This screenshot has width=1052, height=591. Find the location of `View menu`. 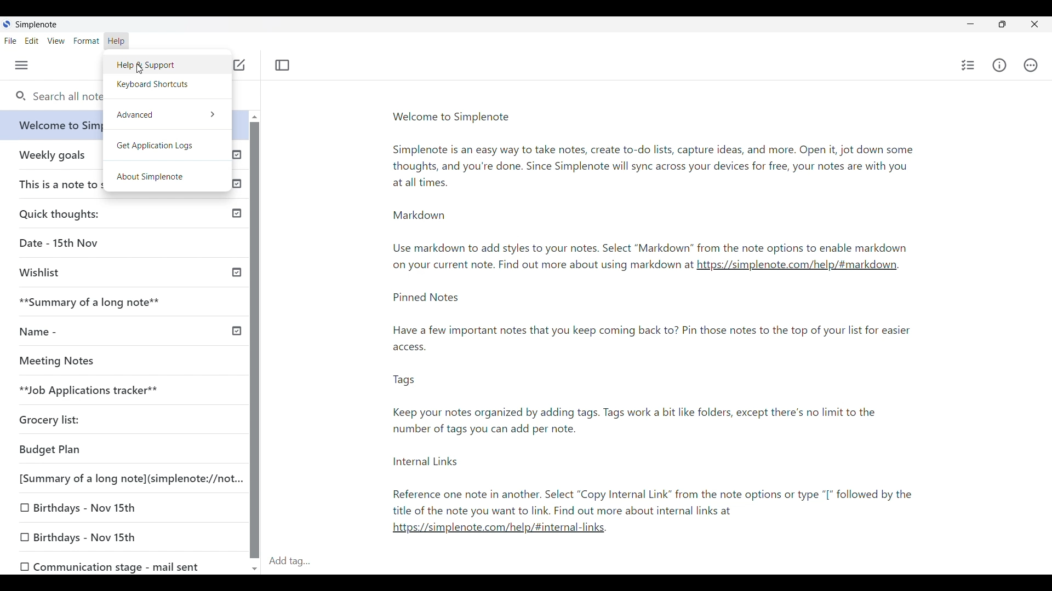

View menu is located at coordinates (56, 41).